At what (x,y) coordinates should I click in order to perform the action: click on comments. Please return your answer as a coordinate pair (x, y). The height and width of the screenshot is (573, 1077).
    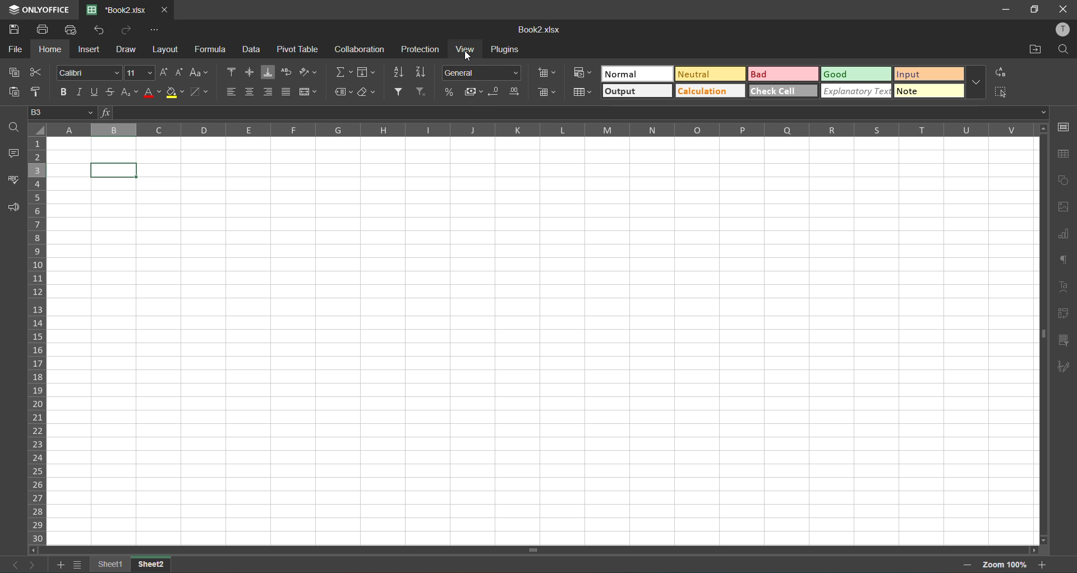
    Looking at the image, I should click on (16, 155).